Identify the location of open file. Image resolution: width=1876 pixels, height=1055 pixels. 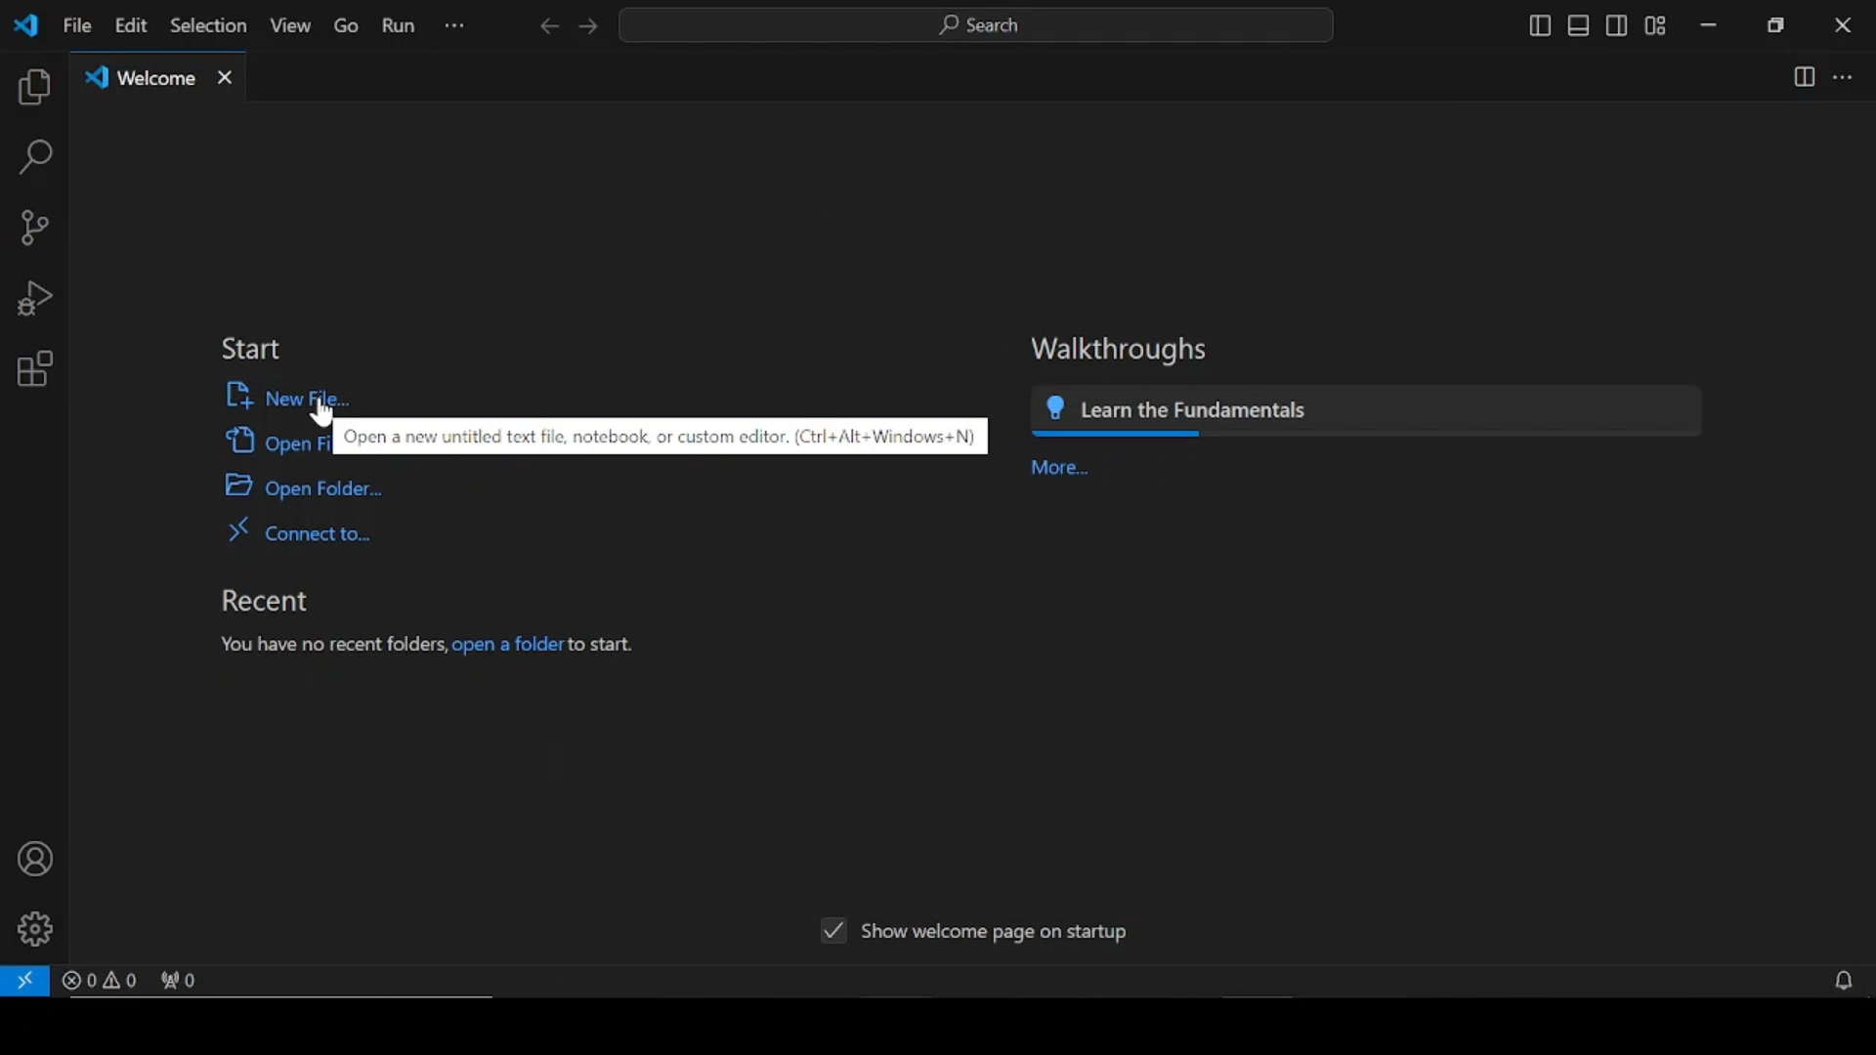
(275, 442).